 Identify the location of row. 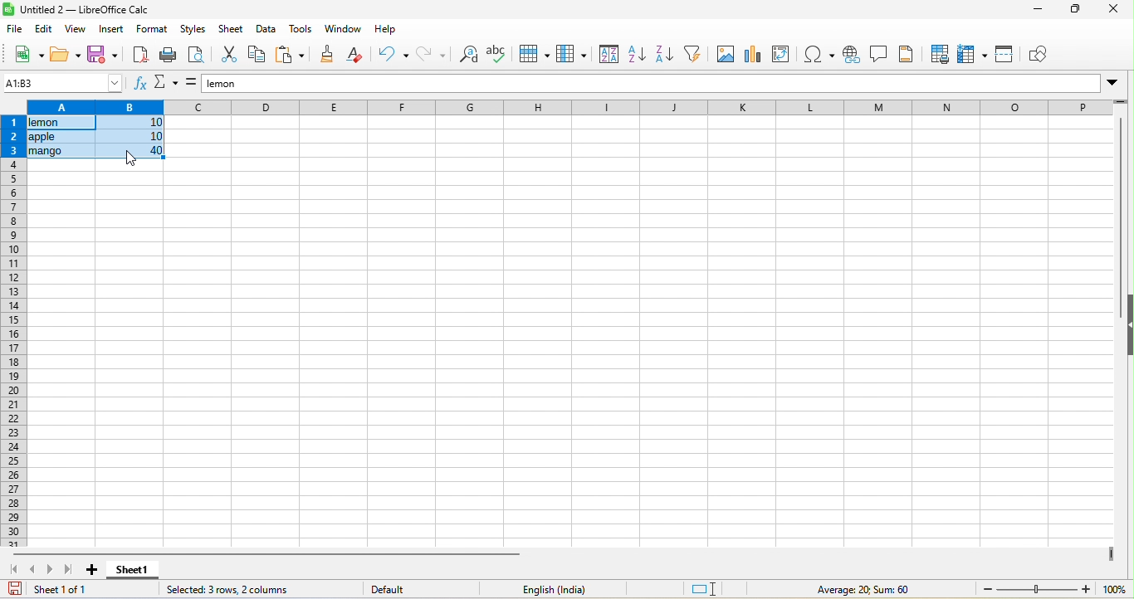
(538, 54).